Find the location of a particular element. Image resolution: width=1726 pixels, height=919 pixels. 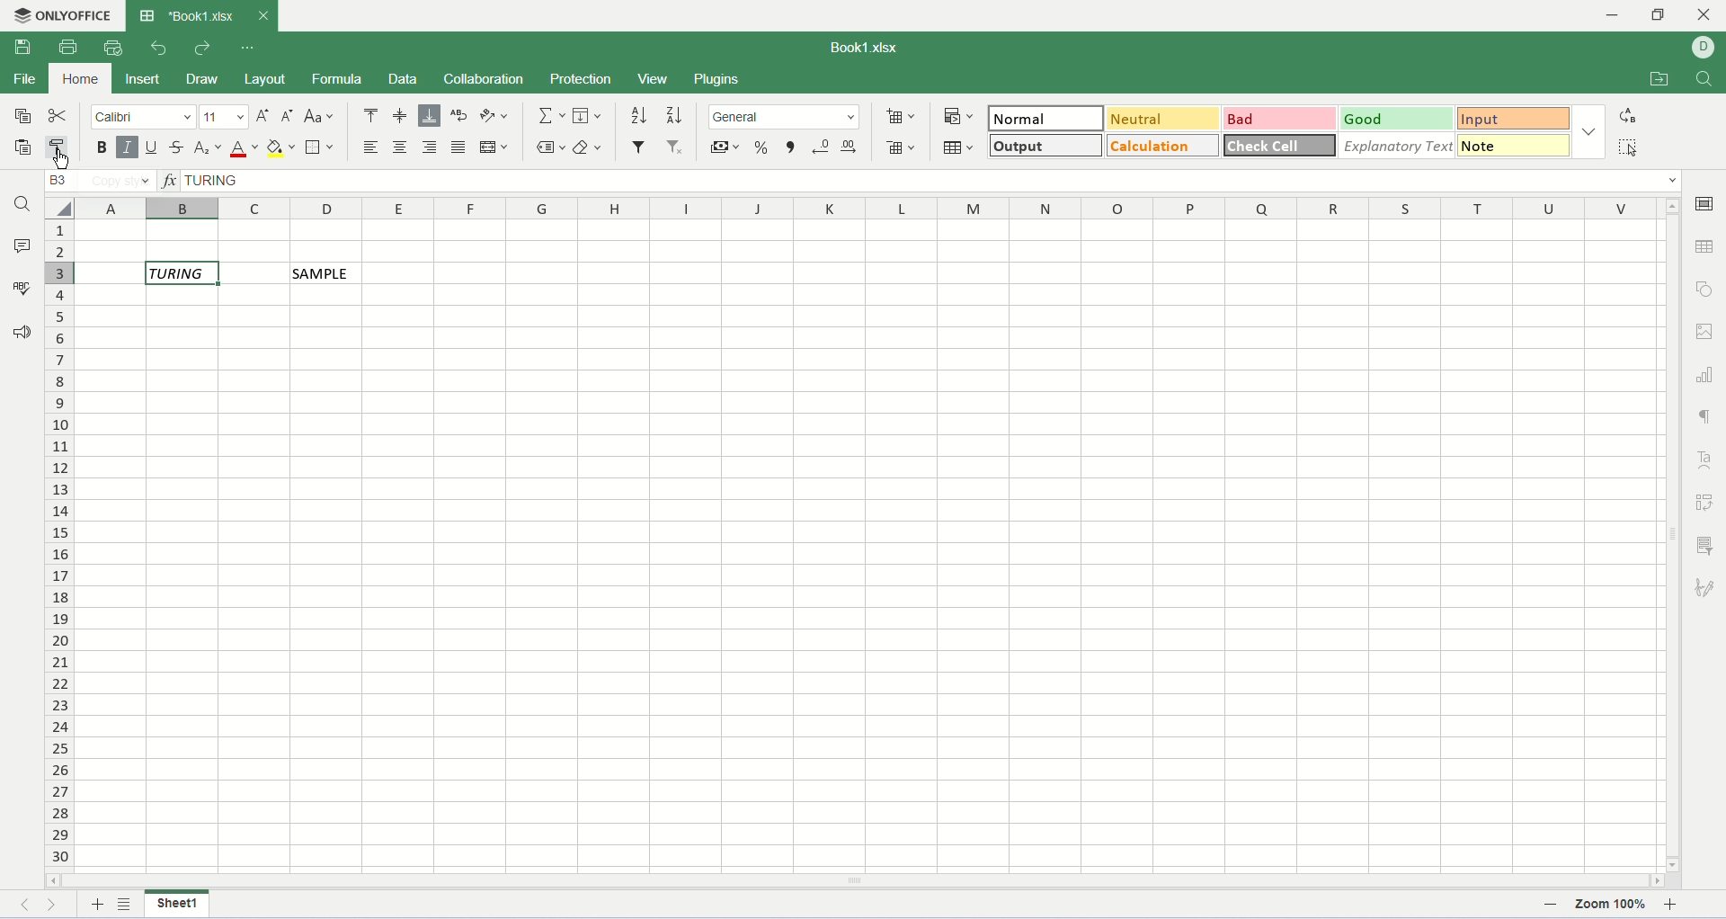

layout is located at coordinates (269, 82).